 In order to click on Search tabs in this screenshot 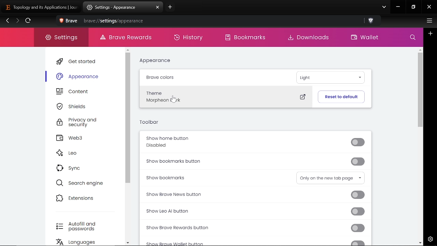, I will do `click(384, 8)`.